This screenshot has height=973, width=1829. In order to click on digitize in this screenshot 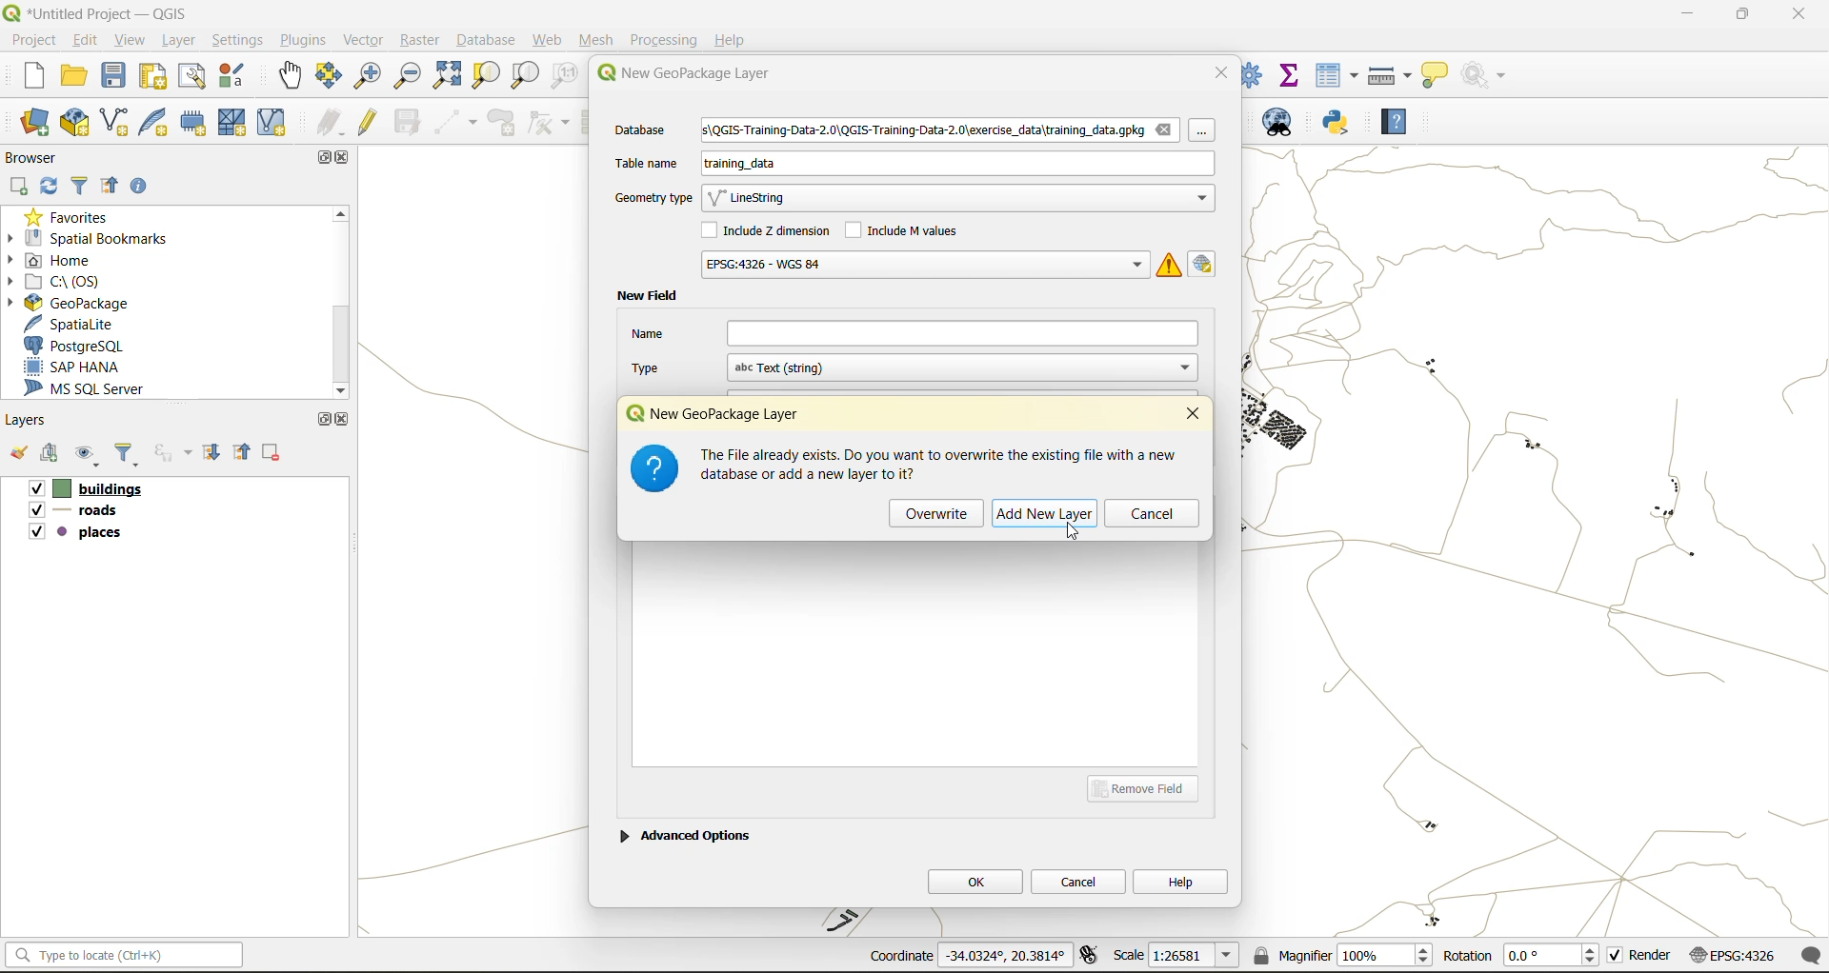, I will do `click(457, 123)`.